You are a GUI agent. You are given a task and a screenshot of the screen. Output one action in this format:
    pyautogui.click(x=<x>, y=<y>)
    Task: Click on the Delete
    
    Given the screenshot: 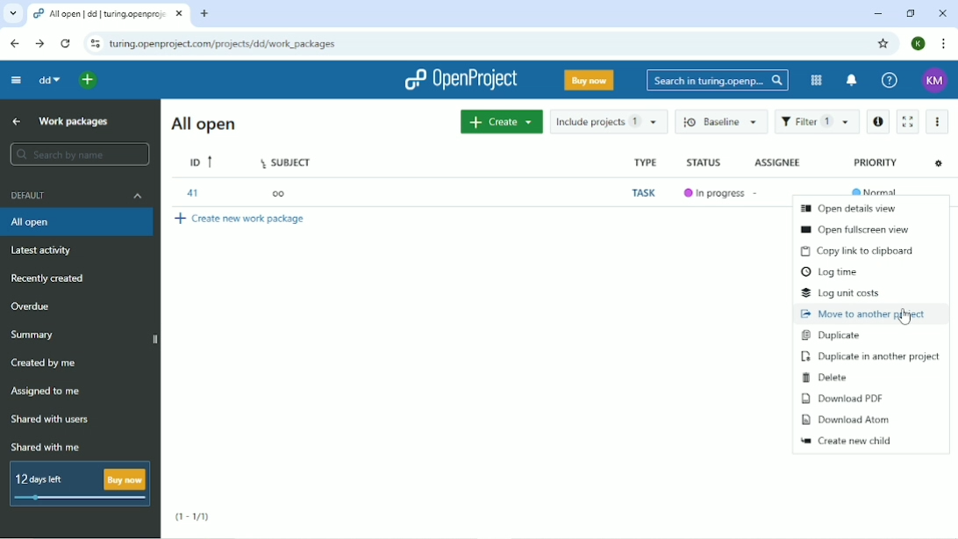 What is the action you would take?
    pyautogui.click(x=828, y=377)
    